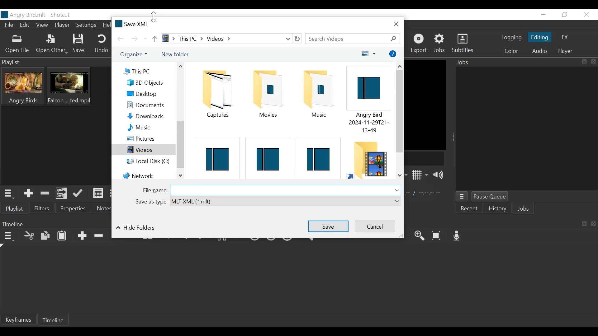 Image resolution: width=598 pixels, height=336 pixels. Describe the element at coordinates (107, 25) in the screenshot. I see `Help` at that location.